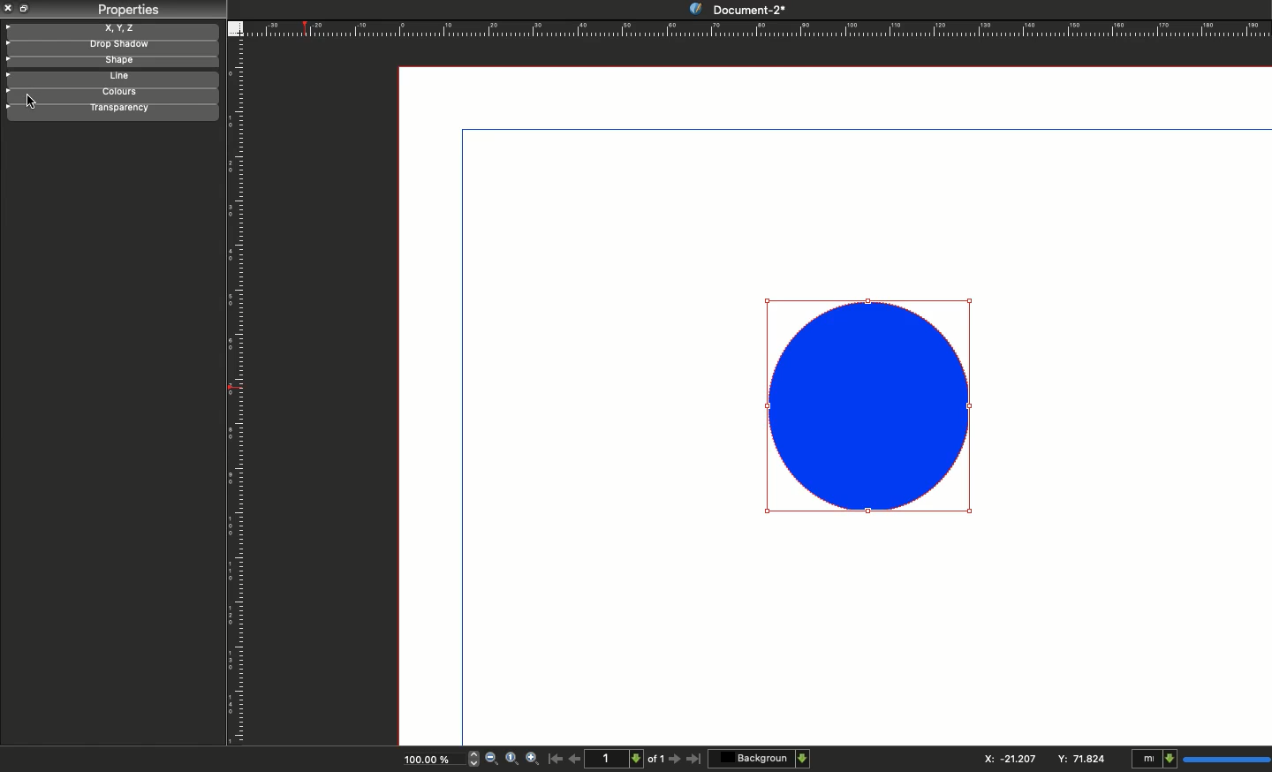 The image size is (1272, 772). I want to click on First page, so click(556, 758).